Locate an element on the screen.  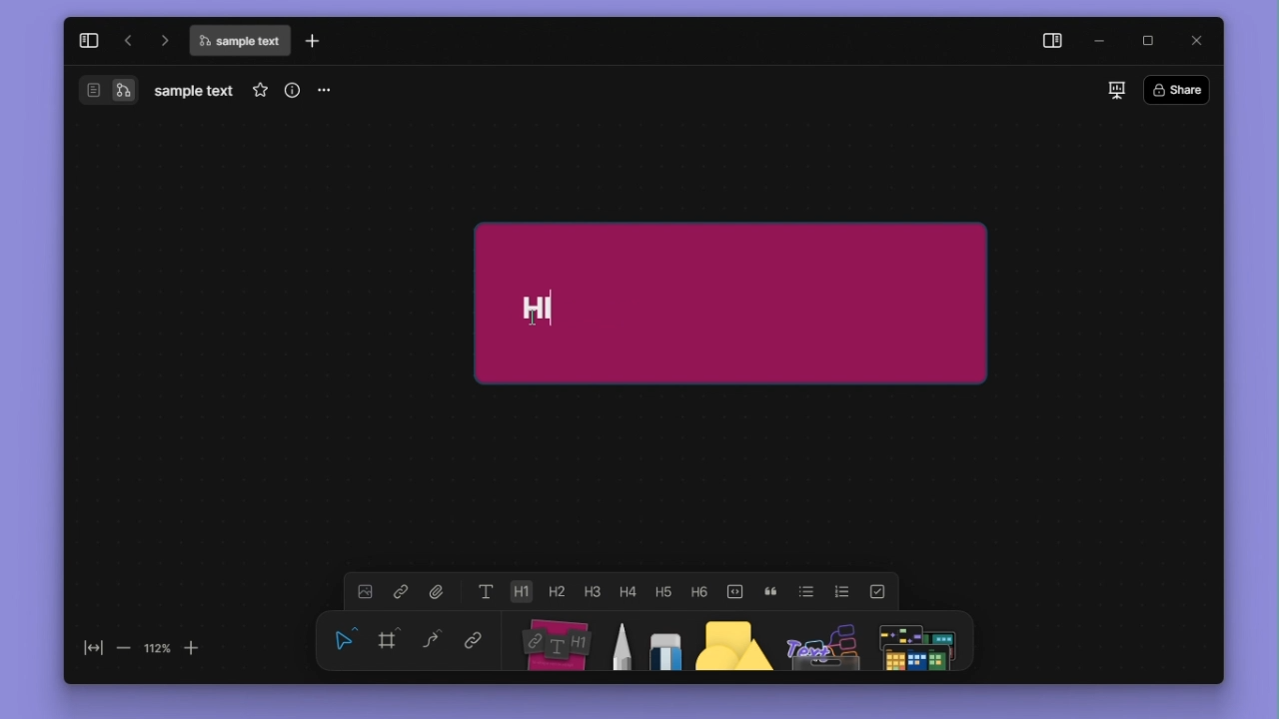
maximize is located at coordinates (1147, 41).